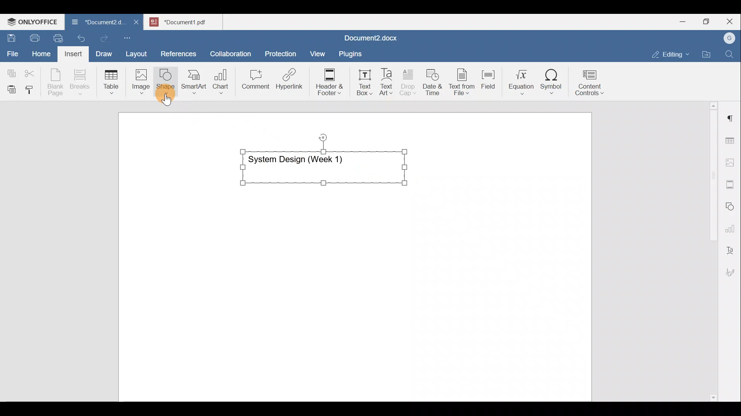 Image resolution: width=741 pixels, height=416 pixels. I want to click on Image settings, so click(731, 162).